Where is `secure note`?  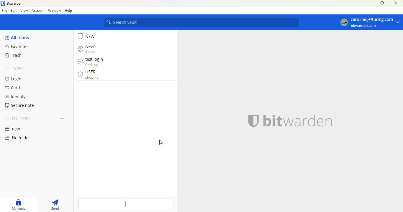
secure note is located at coordinates (19, 105).